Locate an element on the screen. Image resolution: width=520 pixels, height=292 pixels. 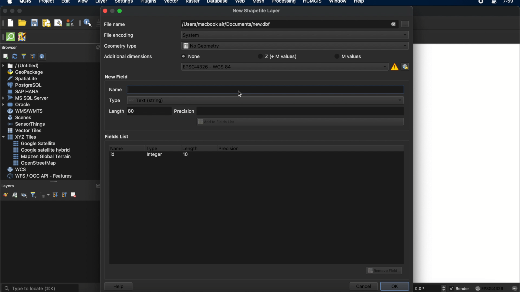
QuickOSM is located at coordinates (12, 37).